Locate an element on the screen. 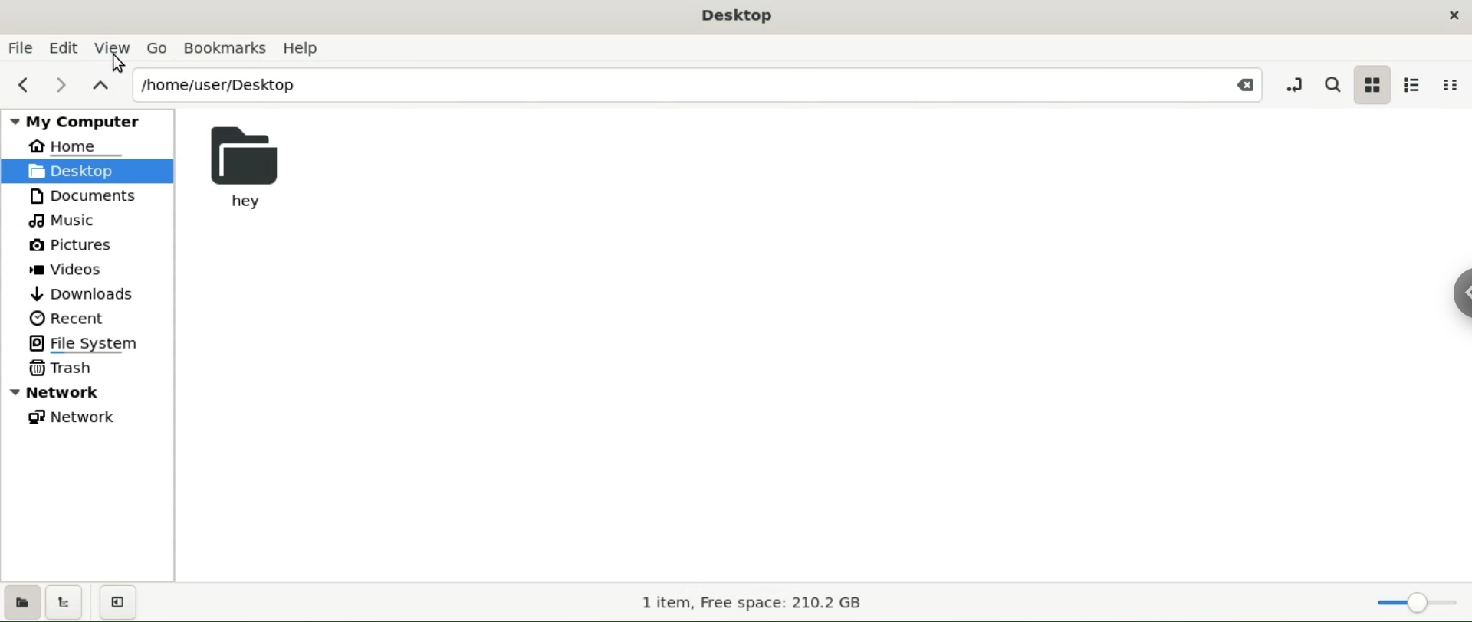  music is located at coordinates (64, 221).